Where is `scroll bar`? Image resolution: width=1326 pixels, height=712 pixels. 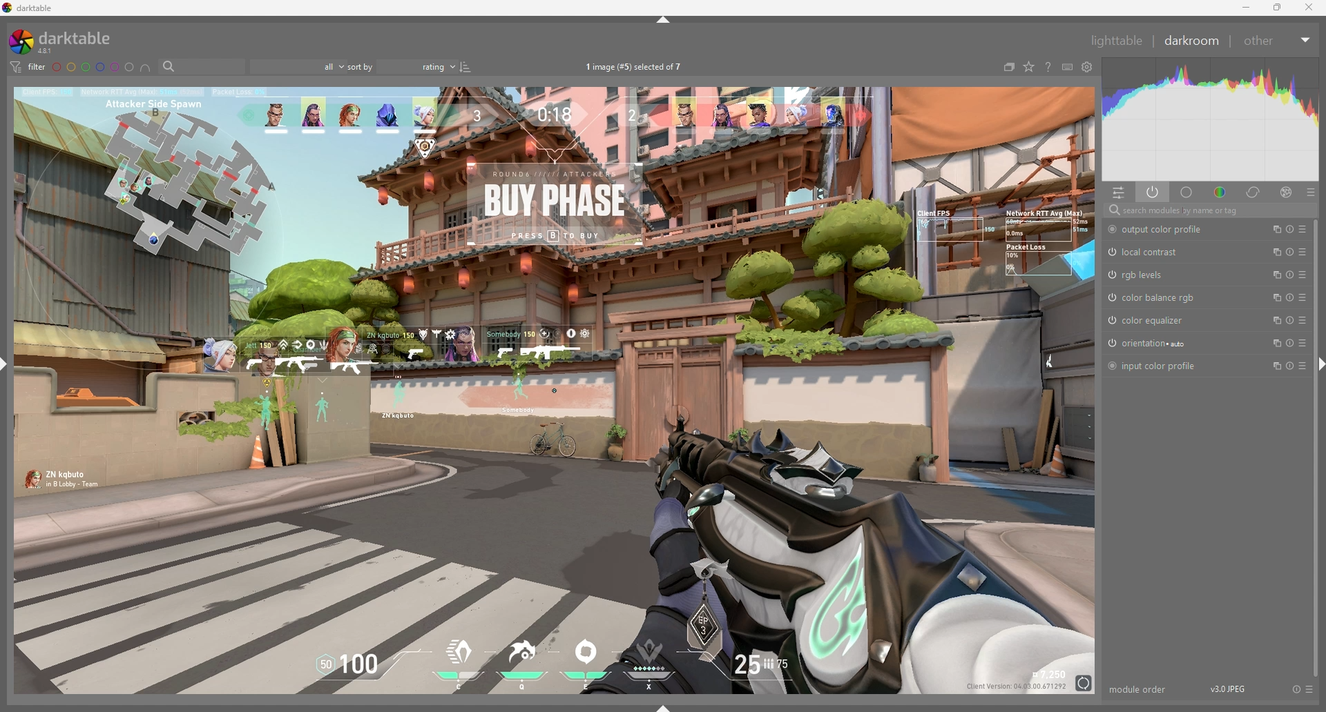 scroll bar is located at coordinates (1315, 447).